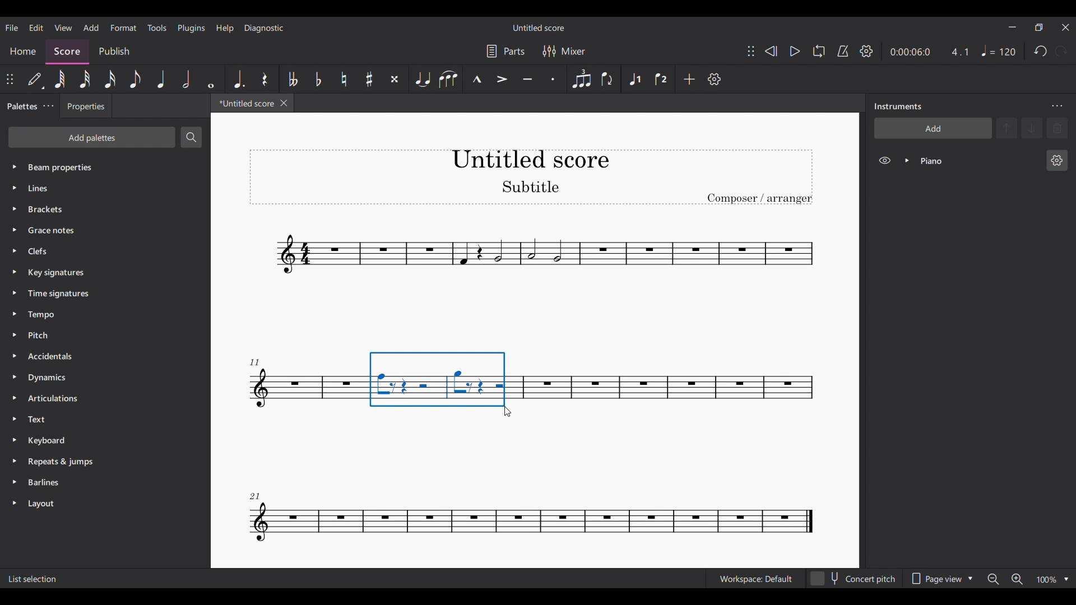 This screenshot has height=605, width=1076. Describe the element at coordinates (96, 484) in the screenshot. I see `Barlines` at that location.